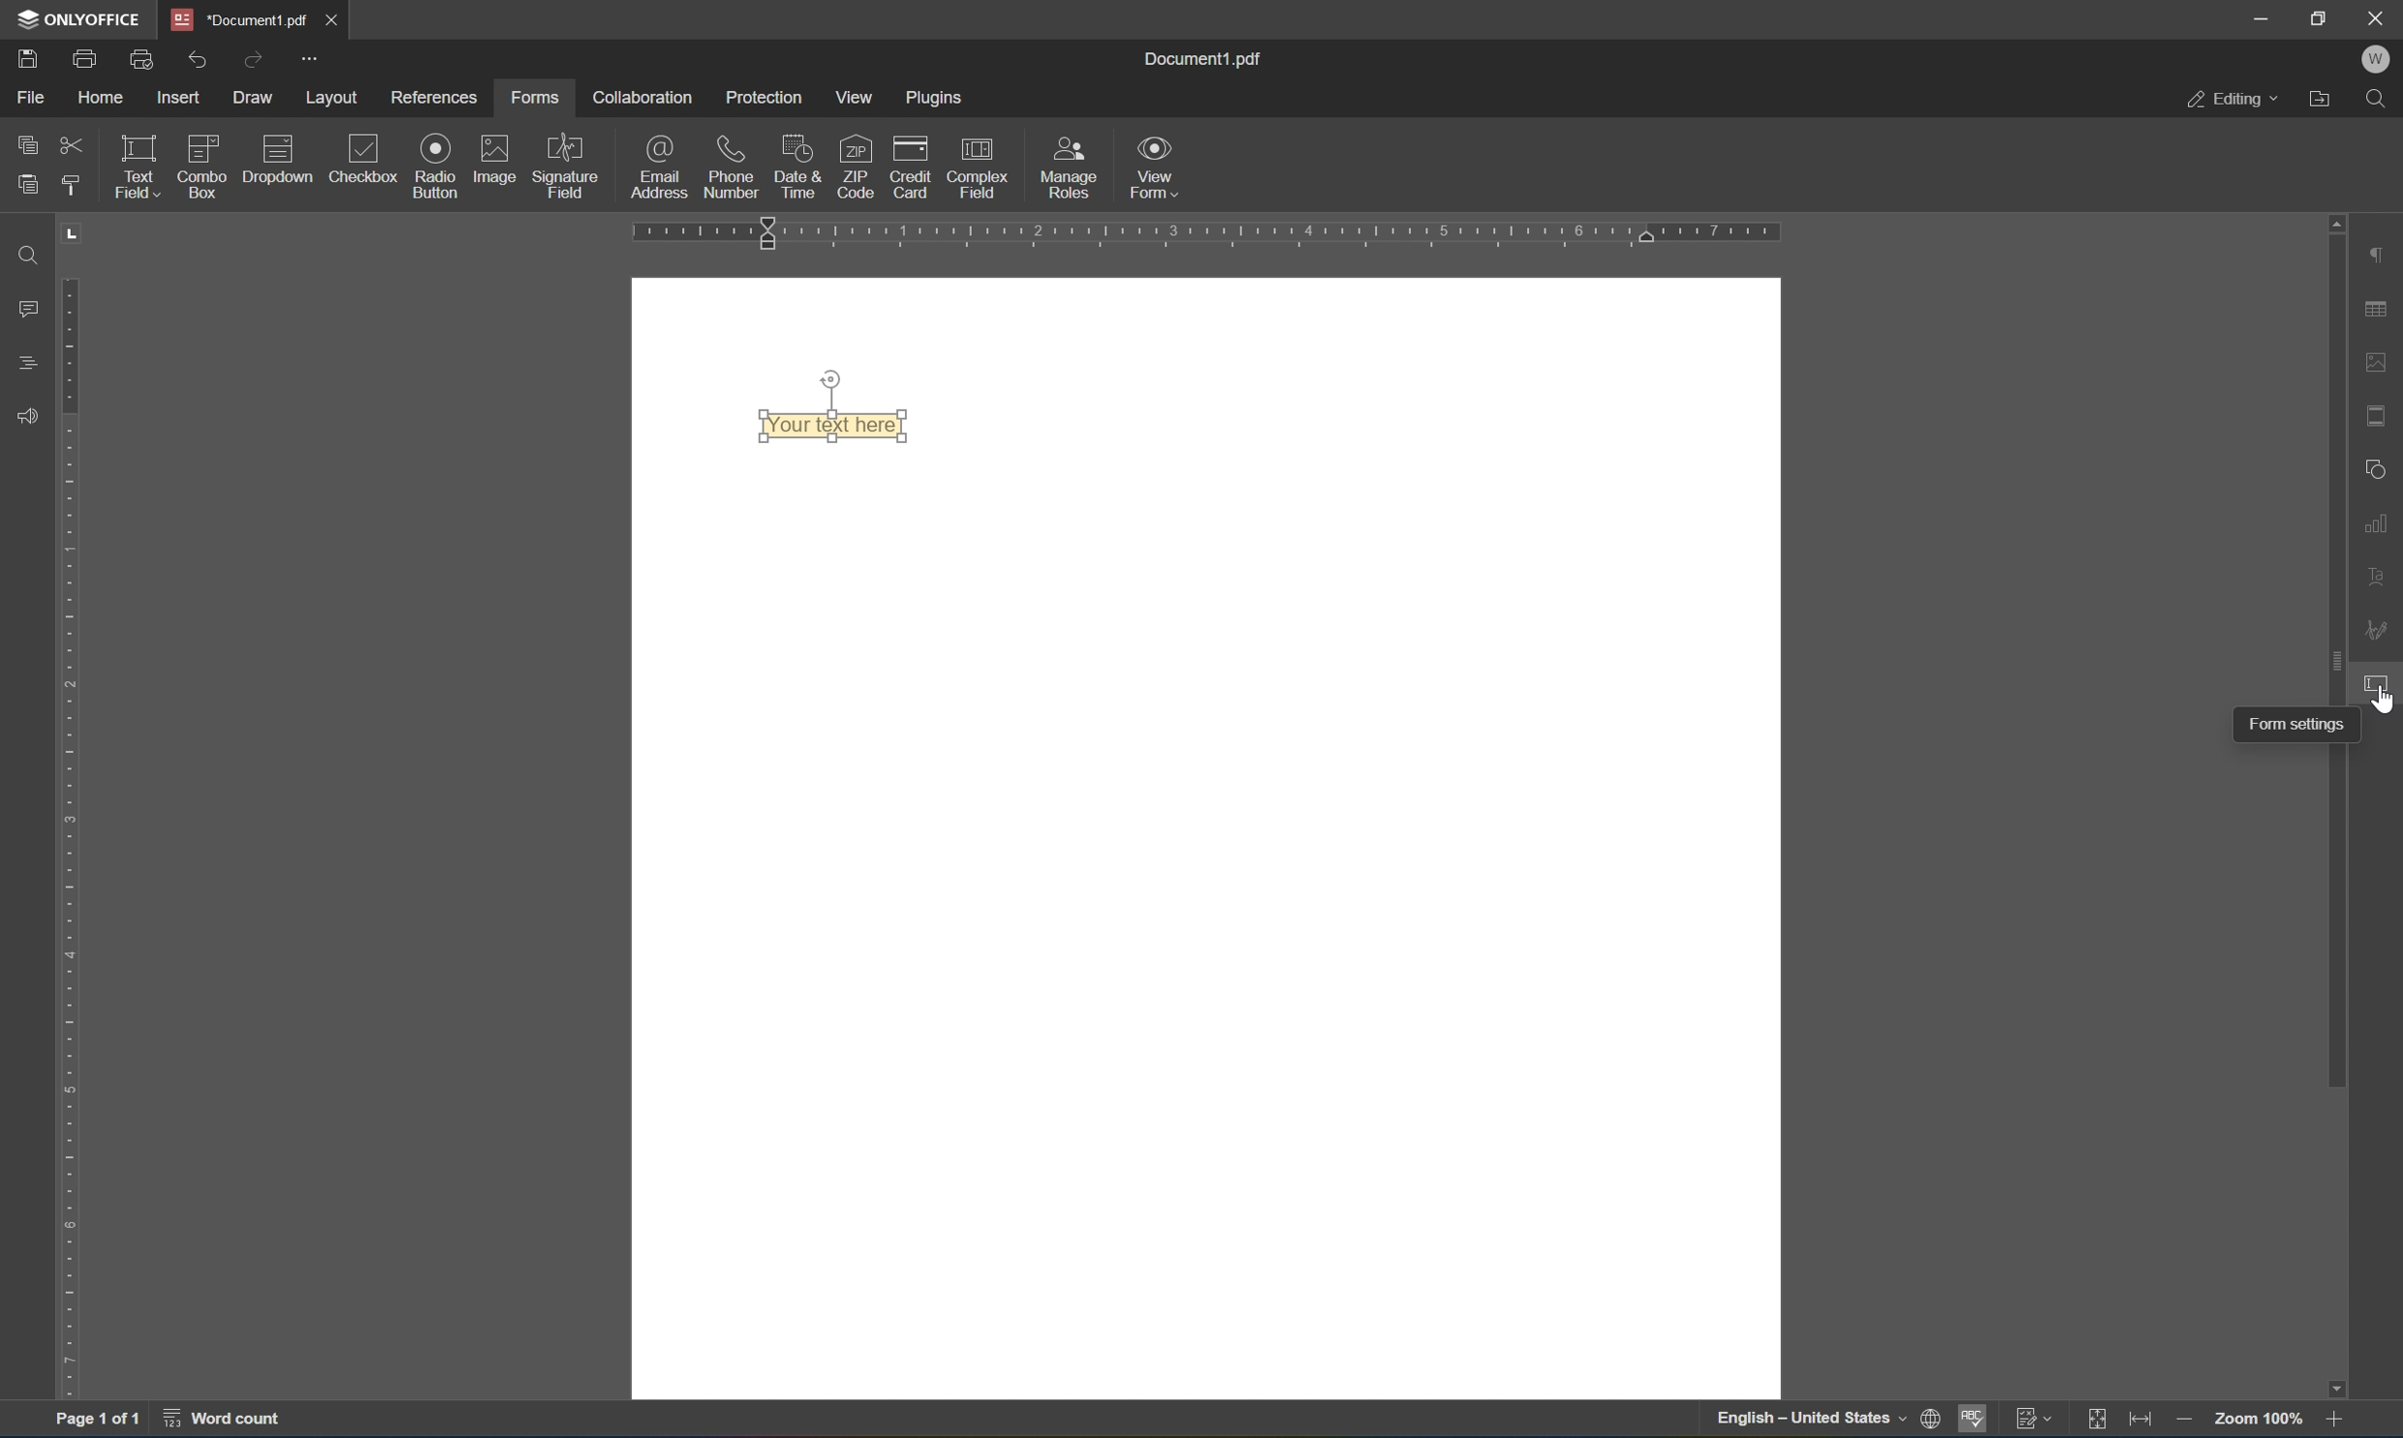 The height and width of the screenshot is (1438, 2403). What do you see at coordinates (1200, 59) in the screenshot?
I see `document1.pdf` at bounding box center [1200, 59].